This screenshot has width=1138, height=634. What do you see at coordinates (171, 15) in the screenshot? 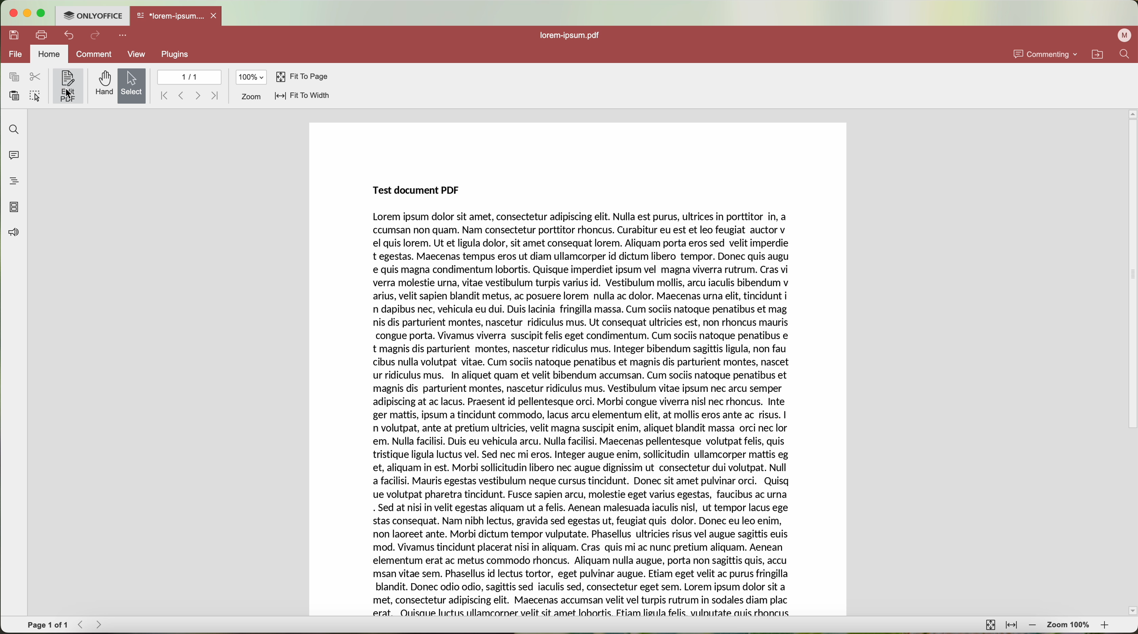
I see `*lorem-ipsum....` at bounding box center [171, 15].